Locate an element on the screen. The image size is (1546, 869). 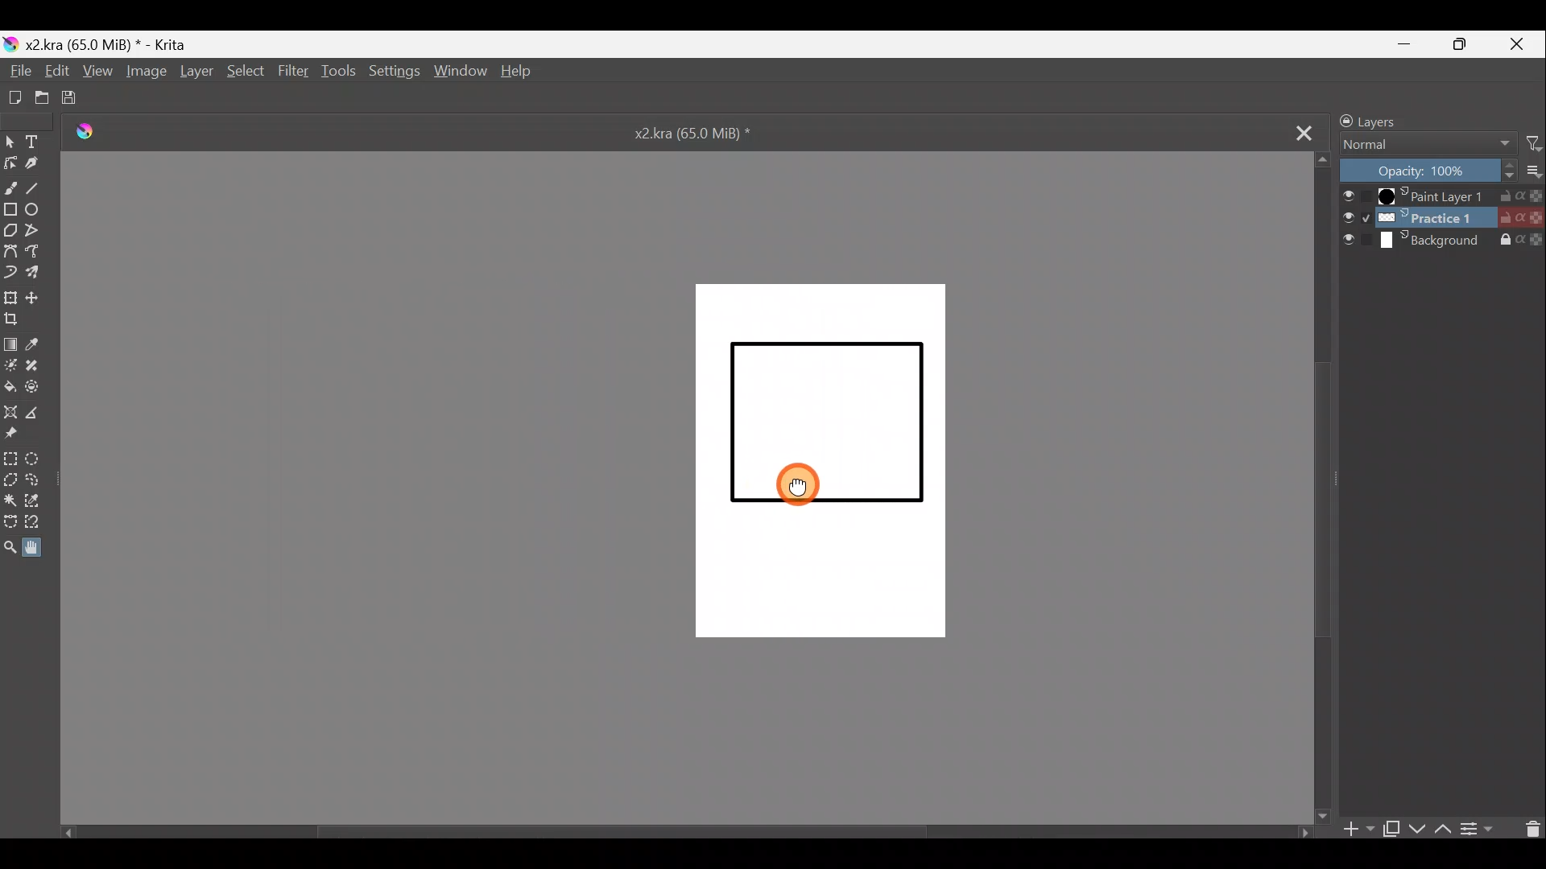
Window is located at coordinates (458, 72).